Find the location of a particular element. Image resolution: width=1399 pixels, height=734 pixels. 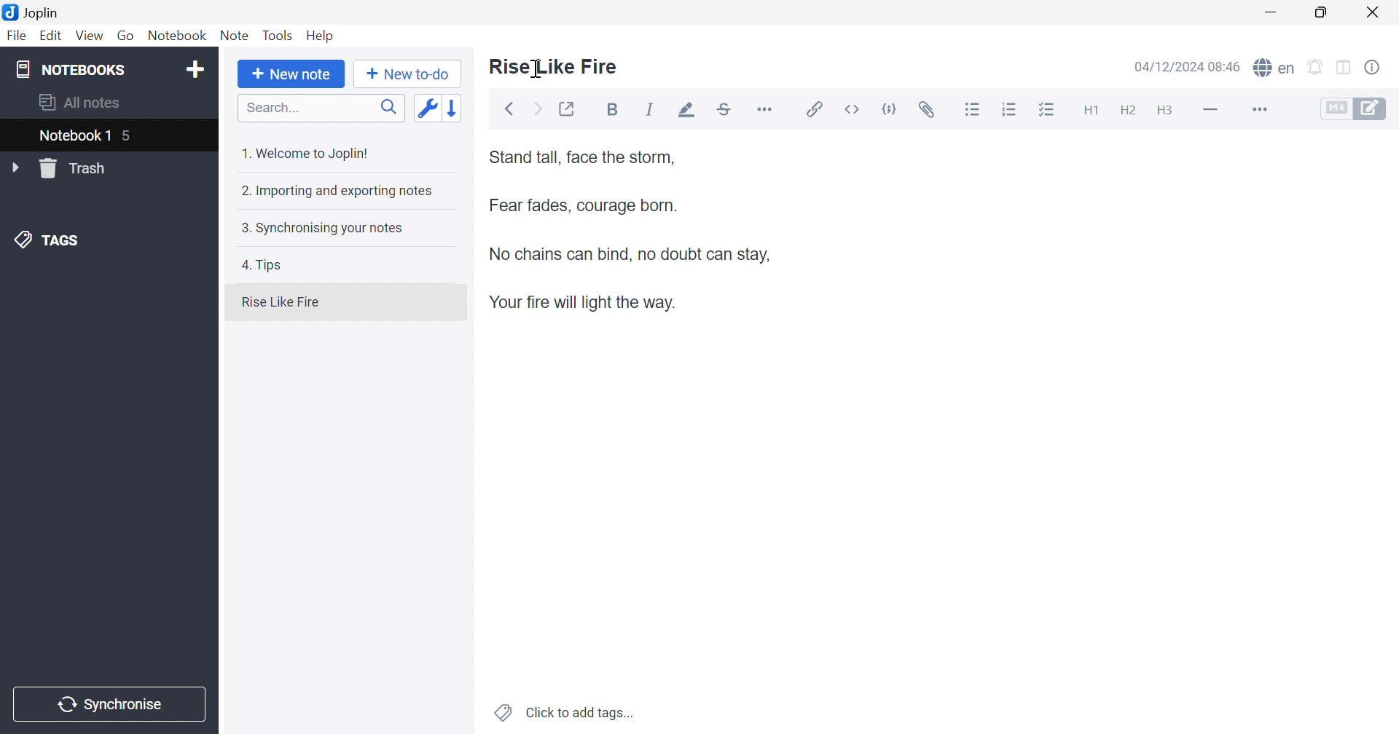

Highlight is located at coordinates (684, 108).